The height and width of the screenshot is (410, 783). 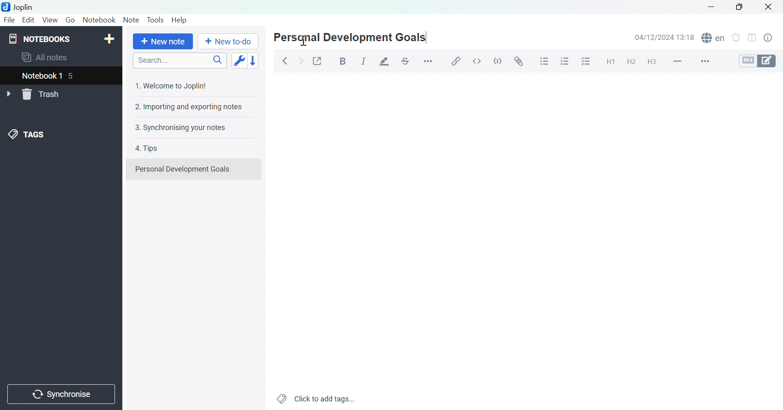 What do you see at coordinates (300, 60) in the screenshot?
I see `Forward` at bounding box center [300, 60].